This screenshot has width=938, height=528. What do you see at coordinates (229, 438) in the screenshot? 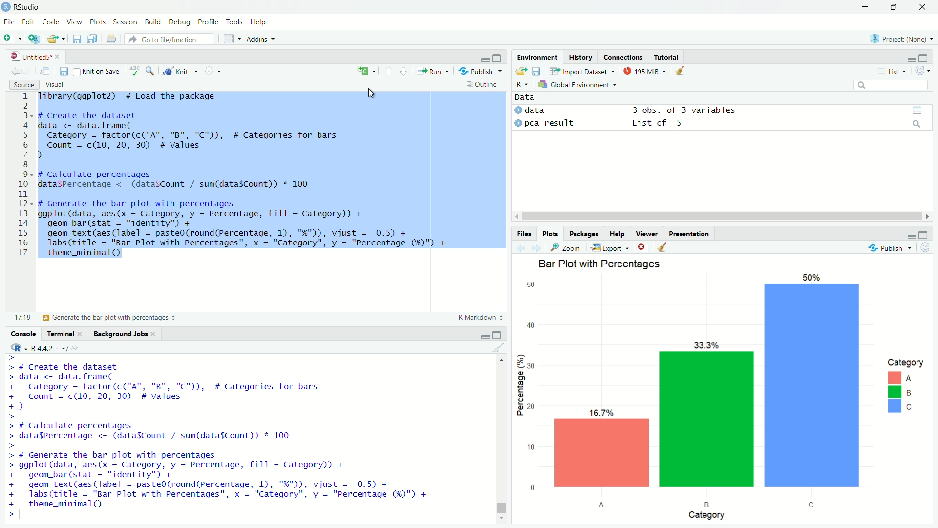
I see `code -- # Create the datasetdata <- data.frame(Category = factor(c("A", "B", "C™)), # Categories for barsCount = c(10, 20, 30) # valuesJ# Calculate percentagesdata$Percentage <- (dataSCount / sum(data$Count)) * 100# Generate the bar plot with percentagesggplot(data, aes(x = Category, y = Percentage, fill = Category)) +geom_bar (stat = "identity" +geom_text (aes (label = paste0(round(Percentage, 1), "%")), vjust = -0.5) +Tabs(title = "Bar Plot with Percentages", x = "Category", y = "Percentage (¥)") +theme_minimal QO1` at bounding box center [229, 438].